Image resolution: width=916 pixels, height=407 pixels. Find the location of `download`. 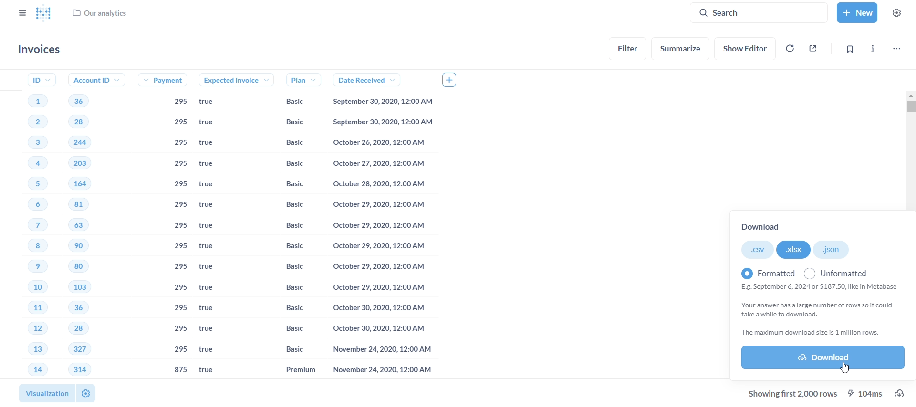

download is located at coordinates (764, 227).